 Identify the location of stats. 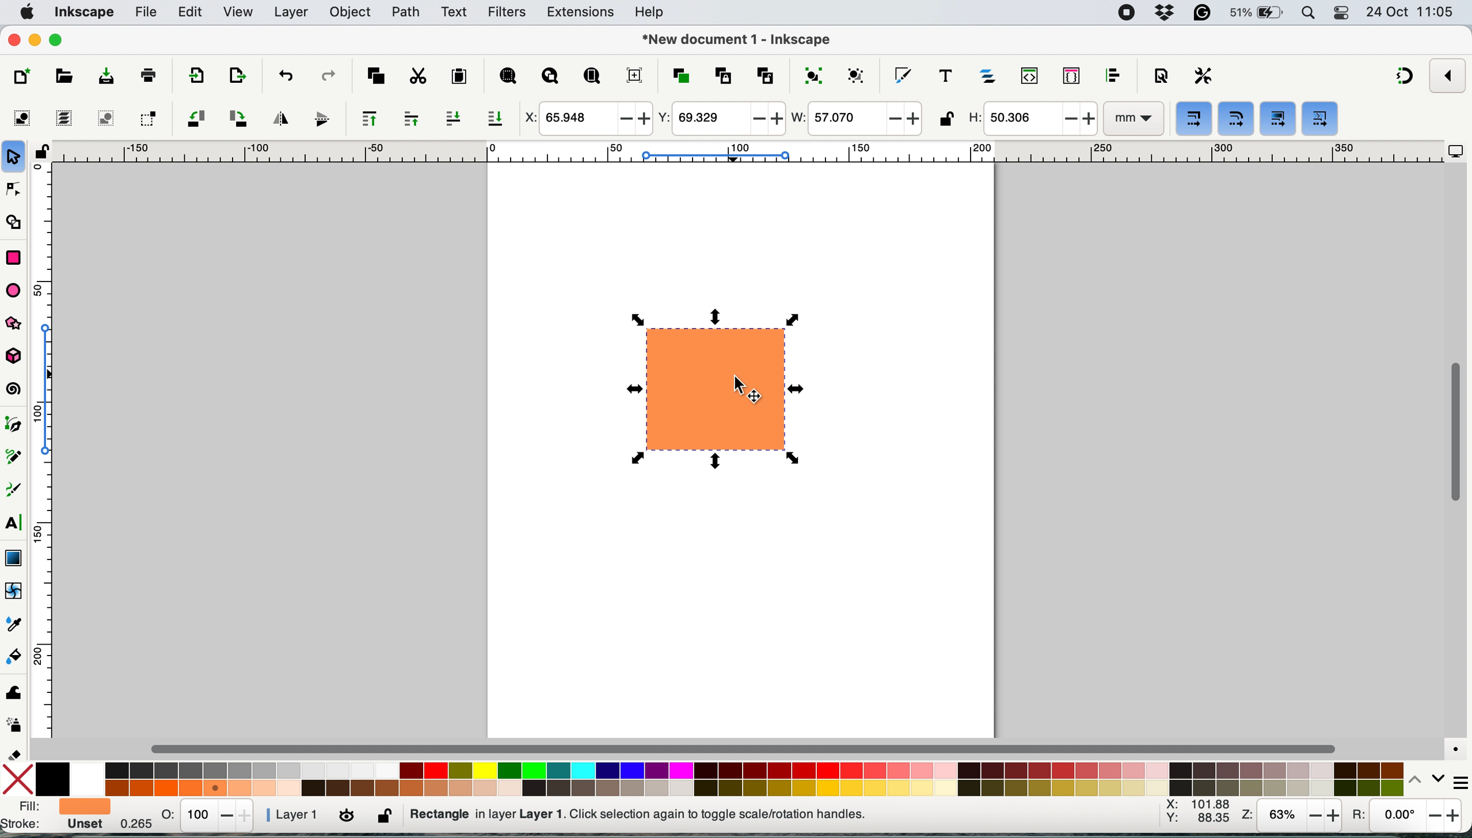
(208, 815).